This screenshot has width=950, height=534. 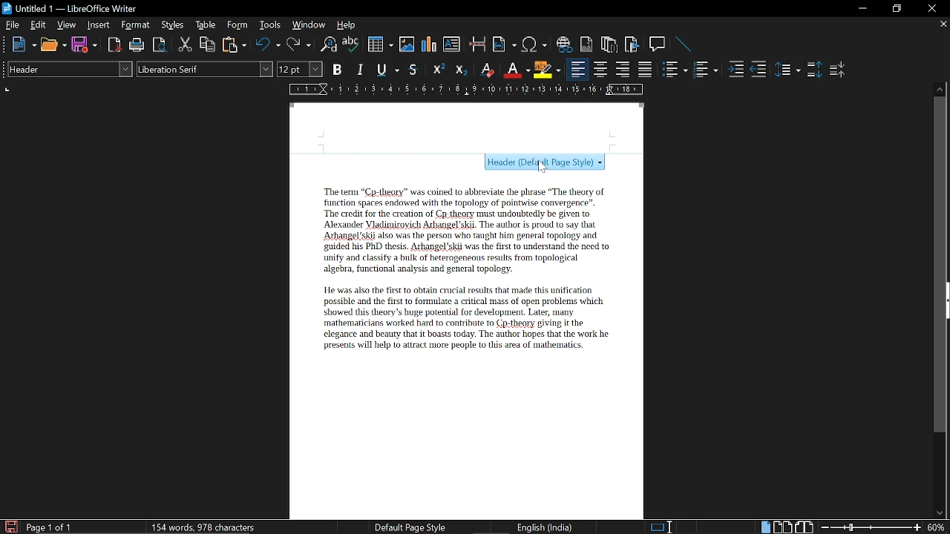 What do you see at coordinates (10, 527) in the screenshot?
I see `Save` at bounding box center [10, 527].